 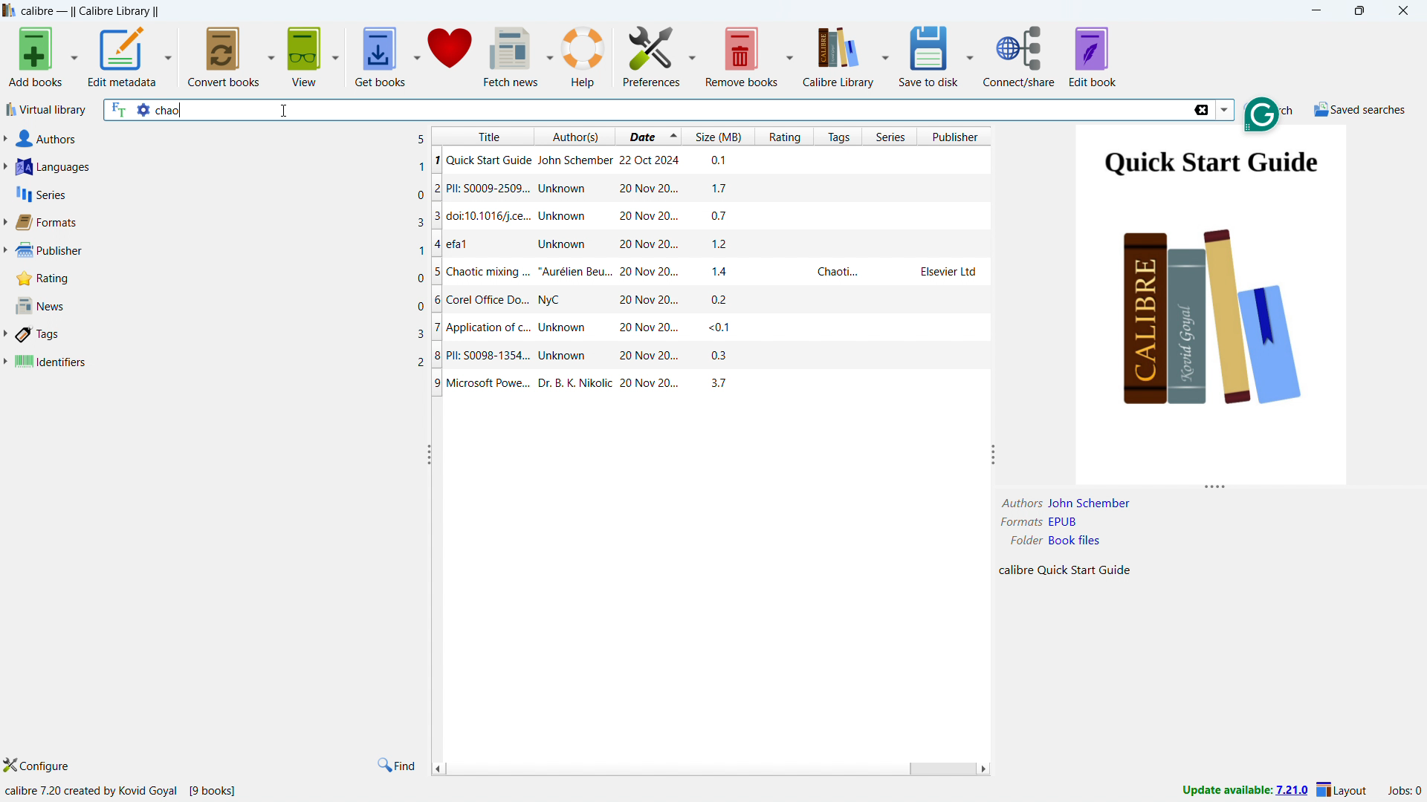 I want to click on series, so click(x=221, y=193).